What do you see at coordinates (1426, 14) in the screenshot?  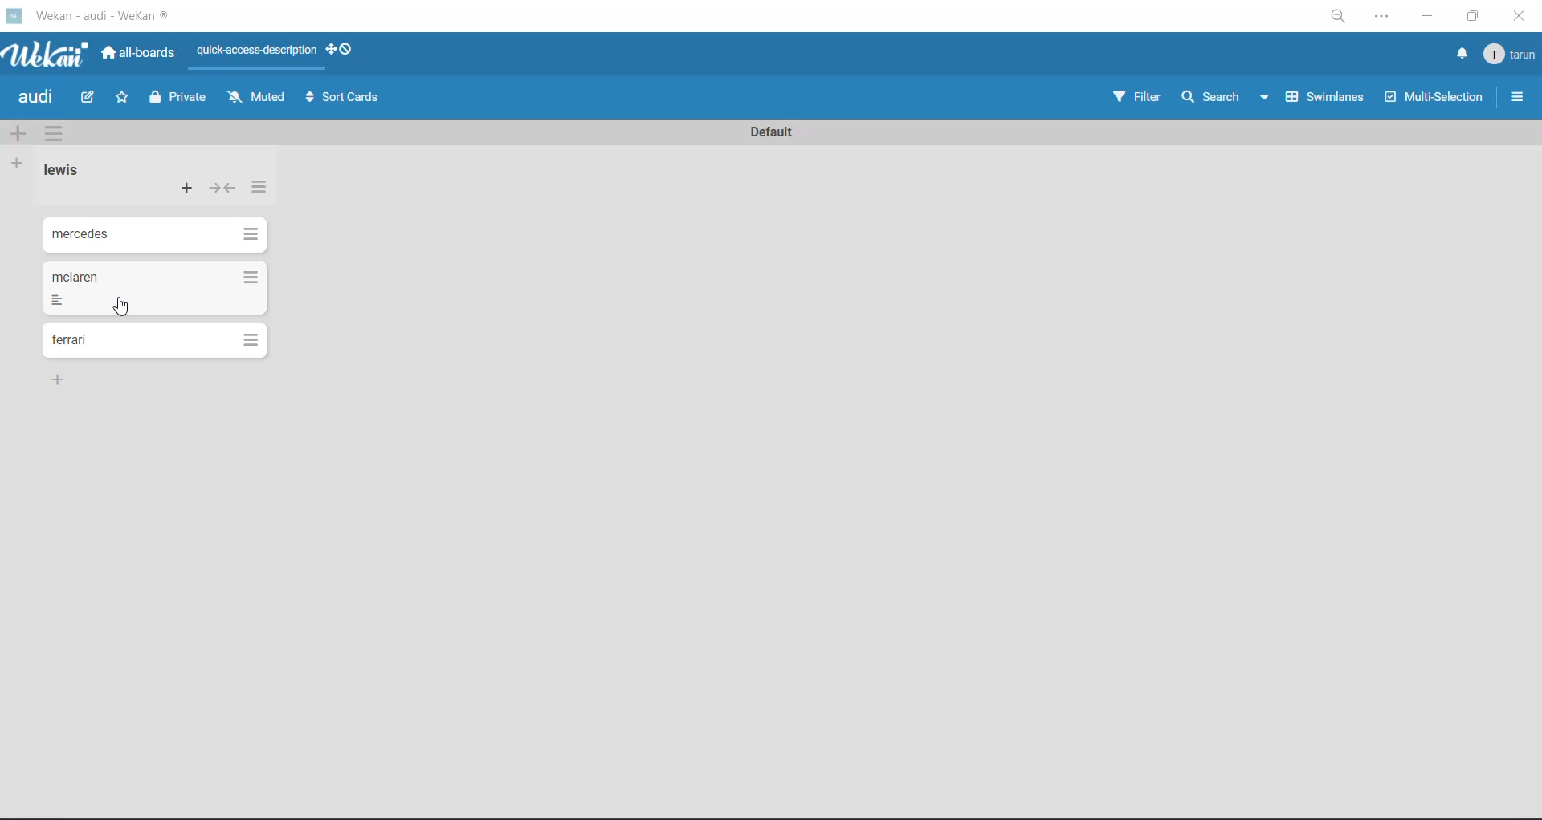 I see `minimize` at bounding box center [1426, 14].